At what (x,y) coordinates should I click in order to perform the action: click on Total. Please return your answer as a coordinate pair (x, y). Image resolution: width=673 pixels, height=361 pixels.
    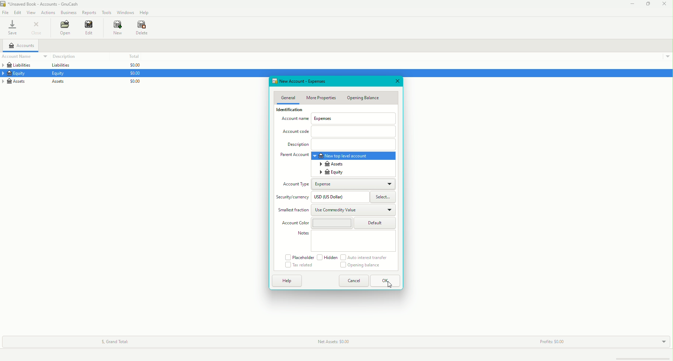
    Looking at the image, I should click on (133, 56).